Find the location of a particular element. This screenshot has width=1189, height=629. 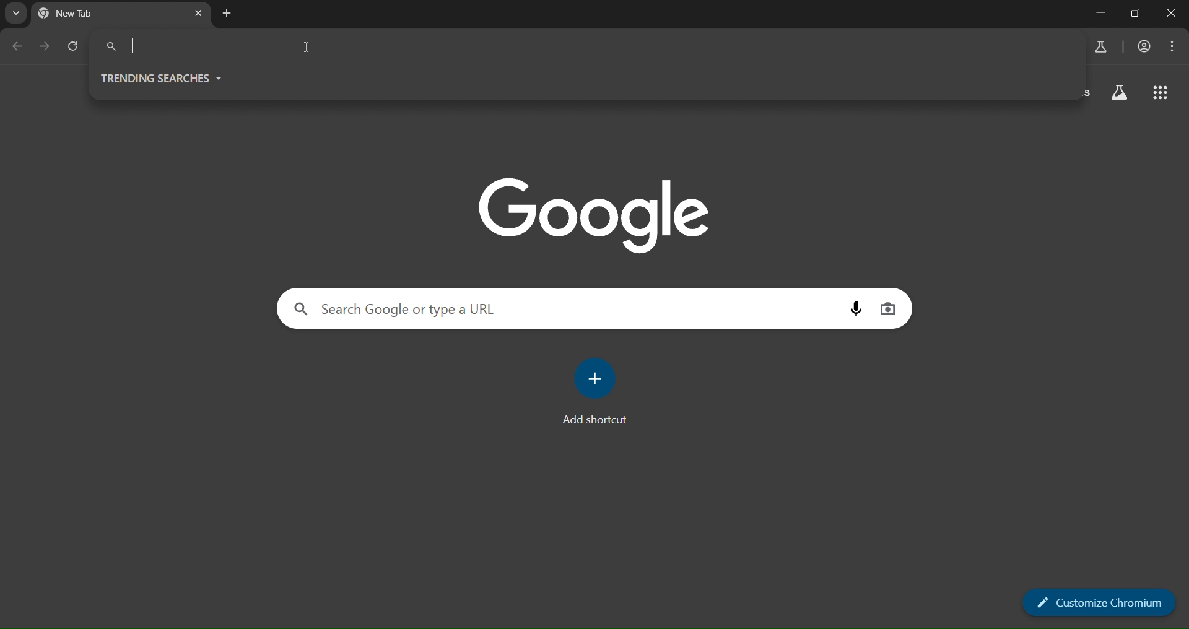

search labs is located at coordinates (1118, 95).